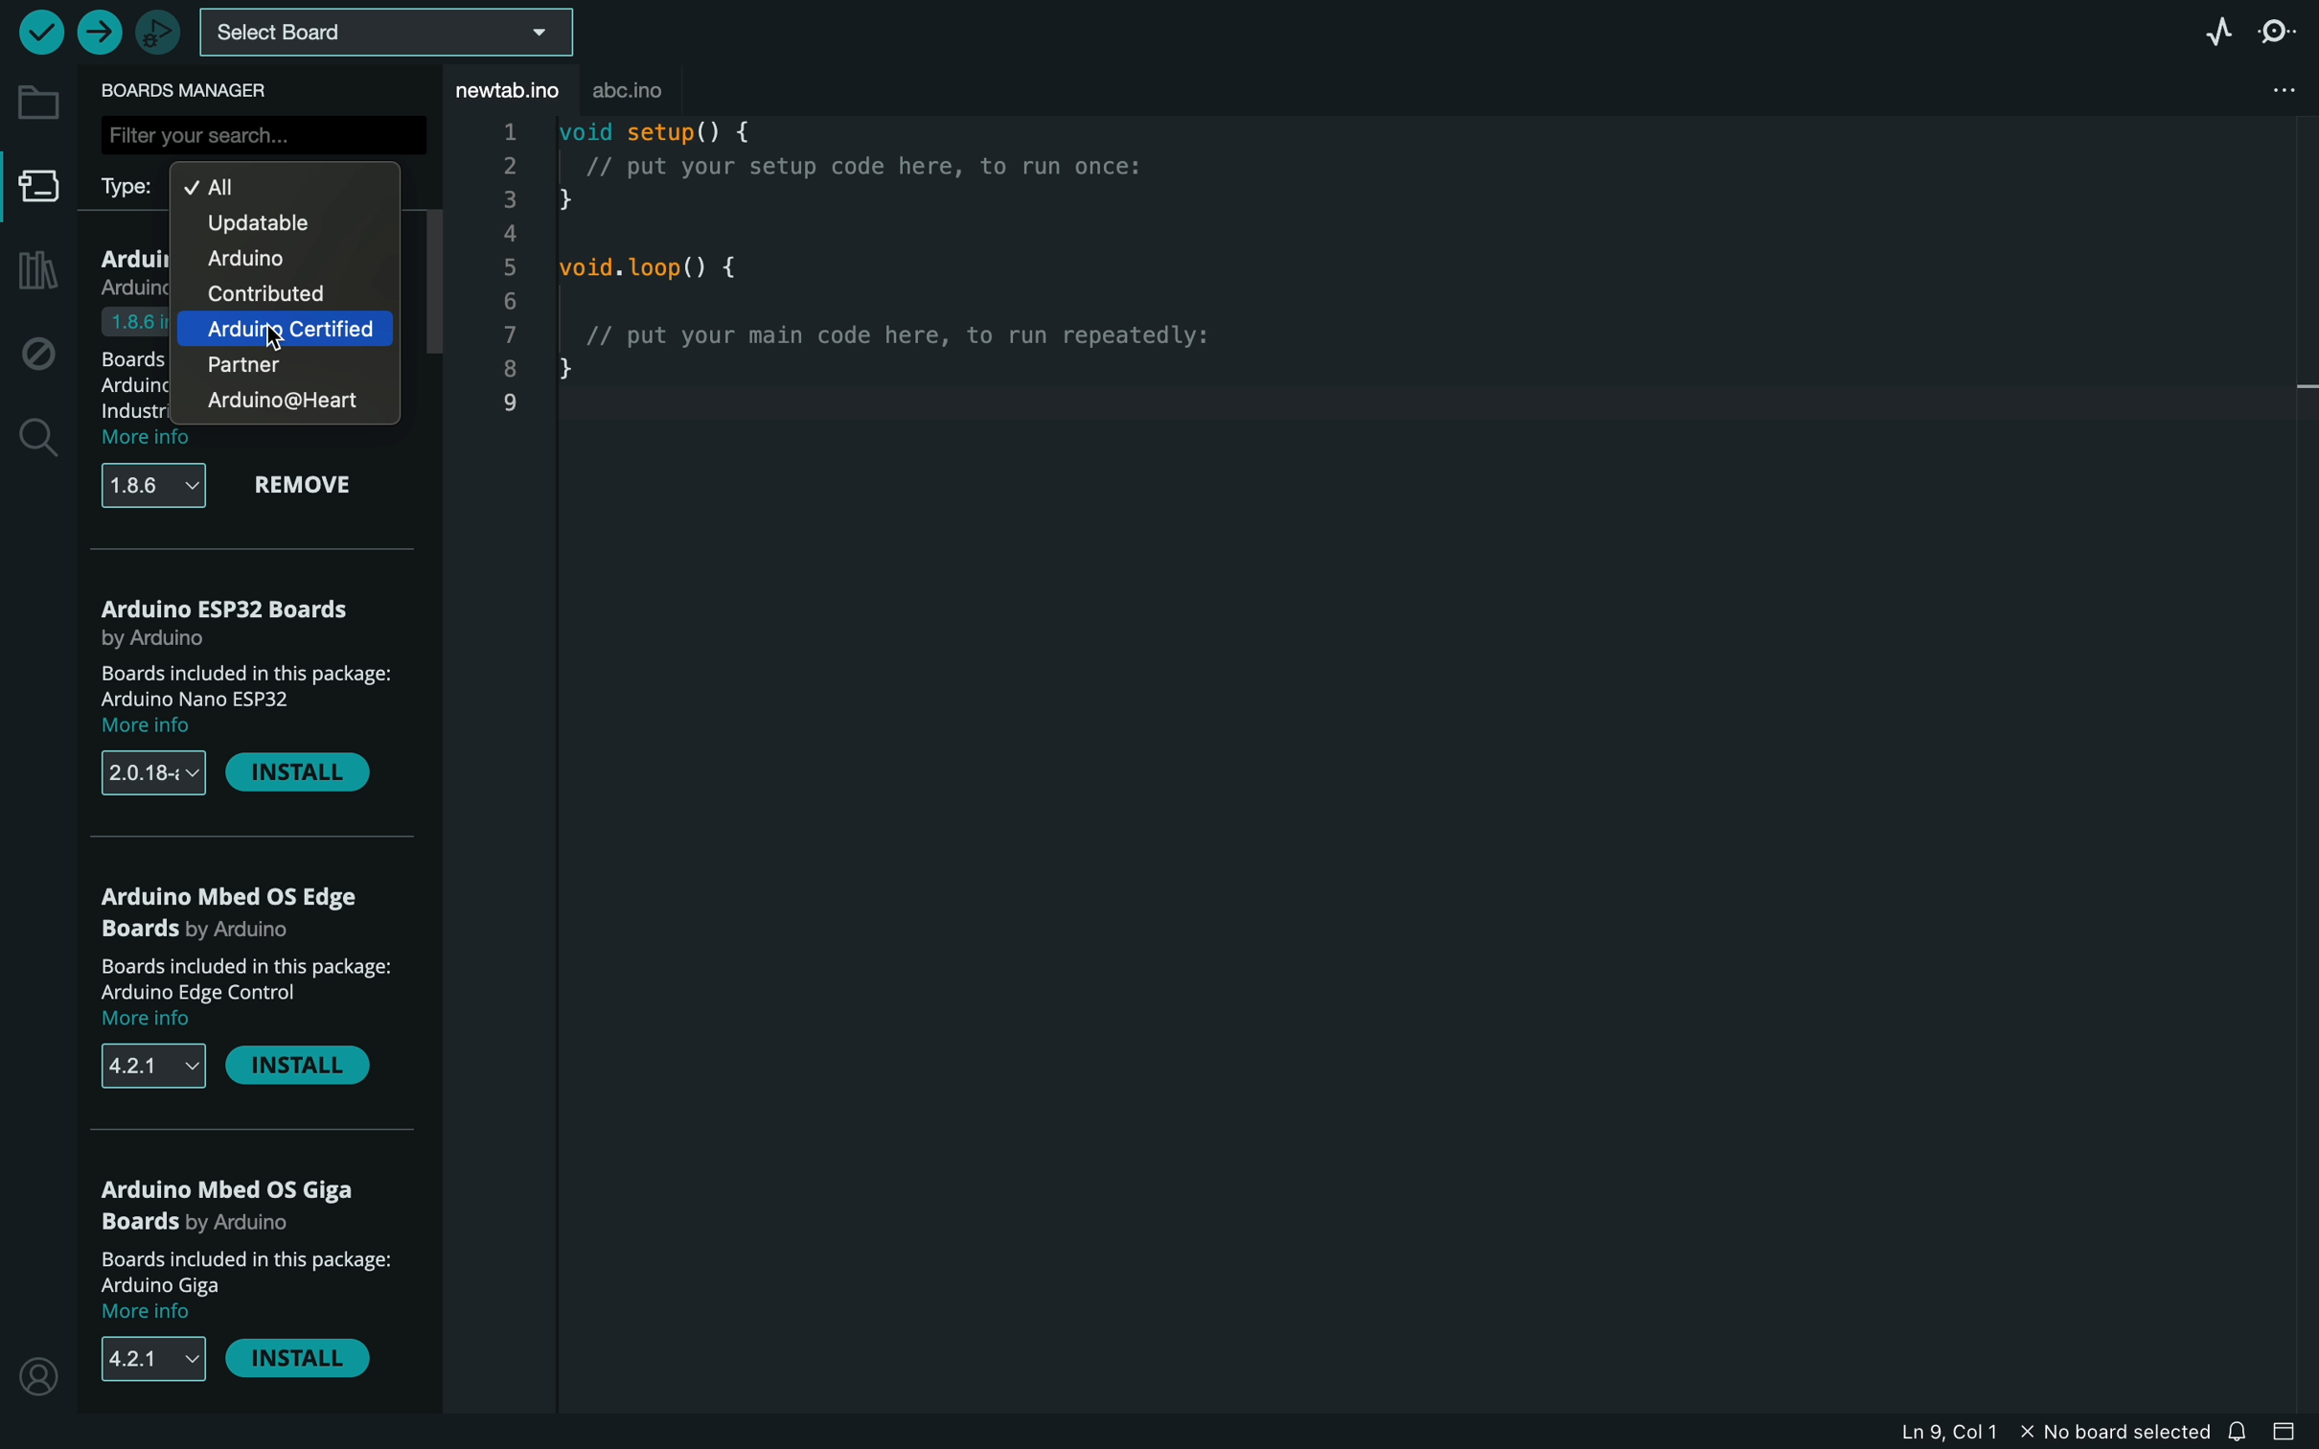 The width and height of the screenshot is (2319, 1449). Describe the element at coordinates (156, 1066) in the screenshot. I see `versions` at that location.